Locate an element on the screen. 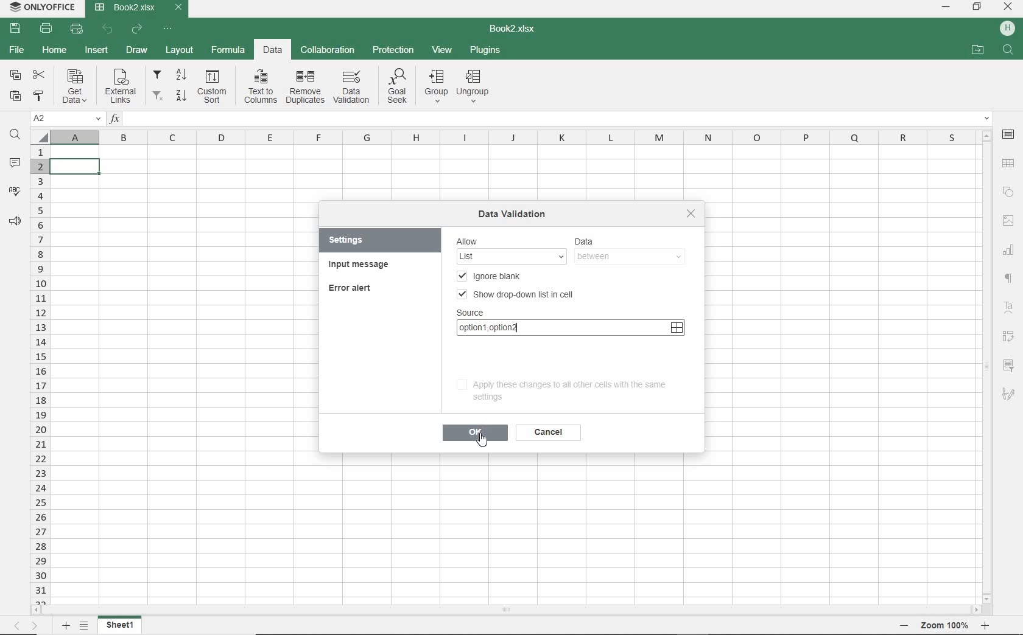 The image size is (1023, 635). remove filters is located at coordinates (159, 97).